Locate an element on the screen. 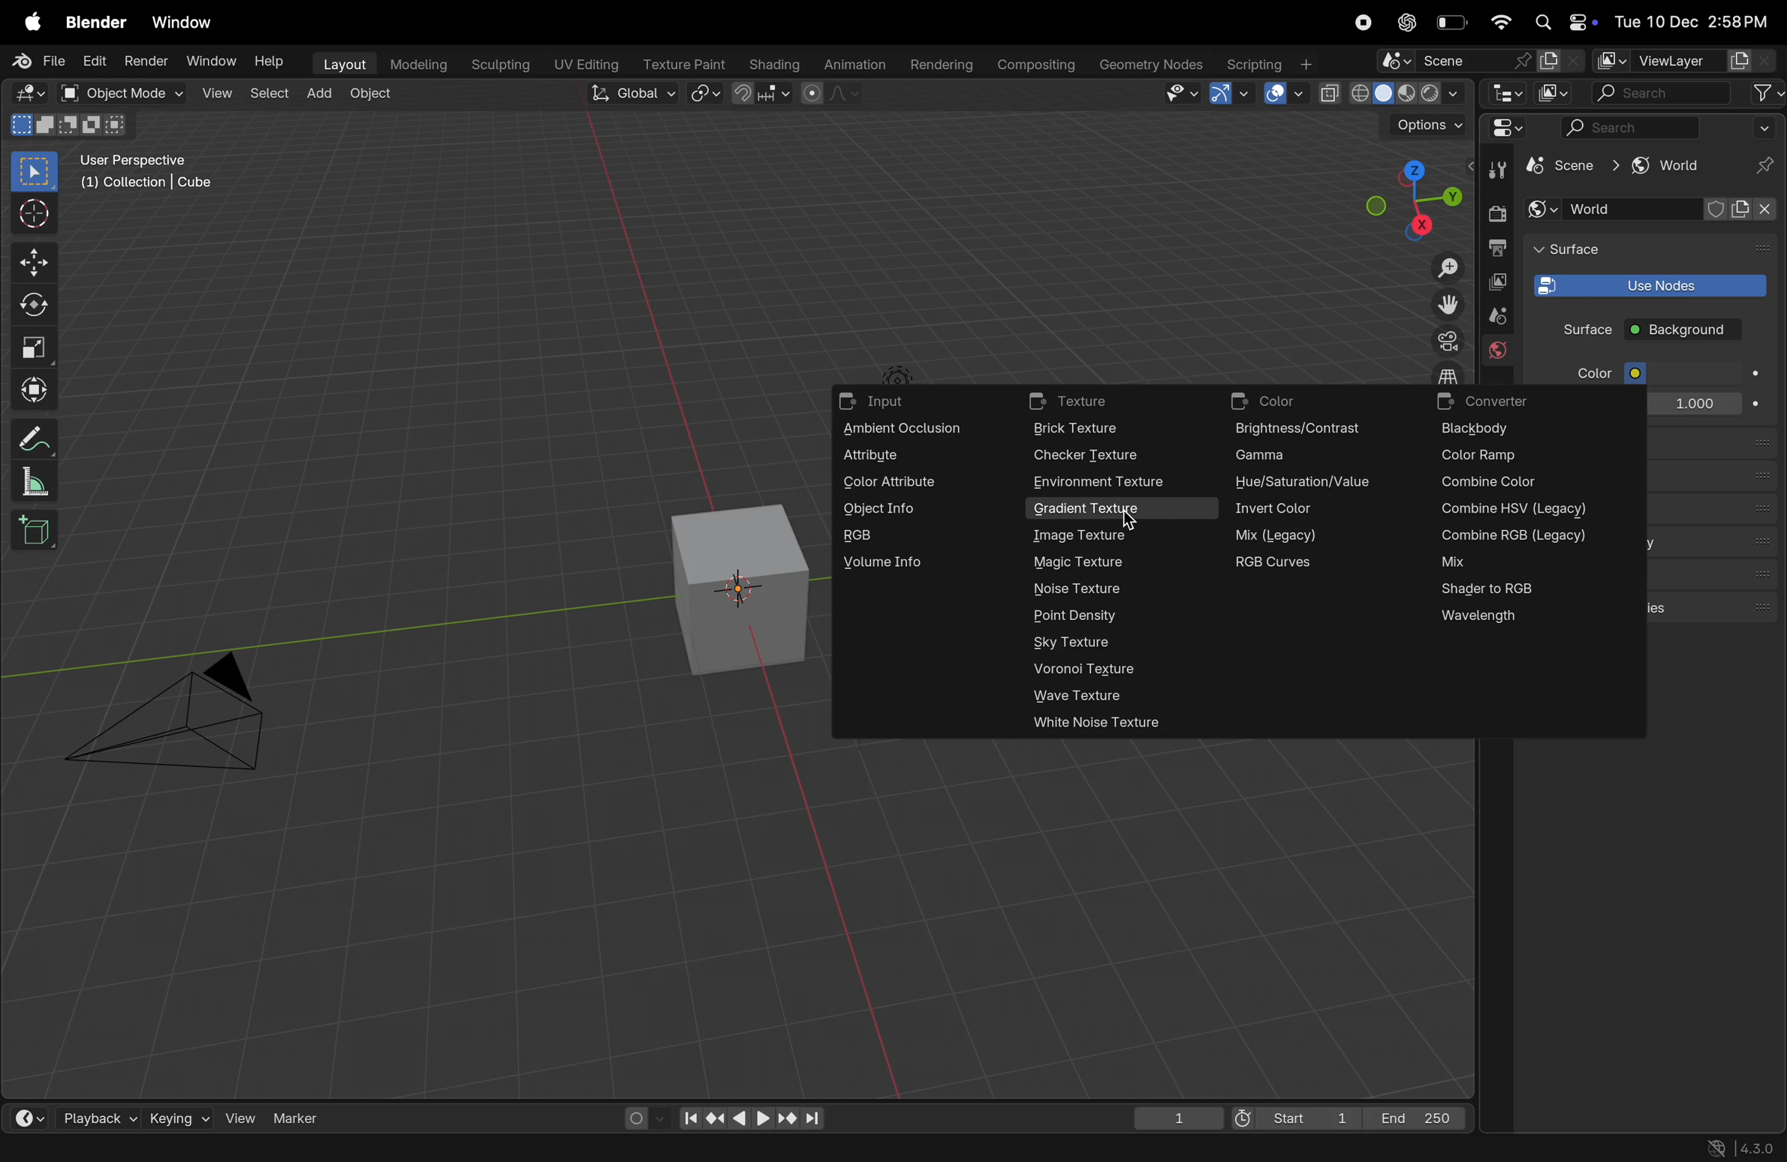  Render is located at coordinates (144, 63).